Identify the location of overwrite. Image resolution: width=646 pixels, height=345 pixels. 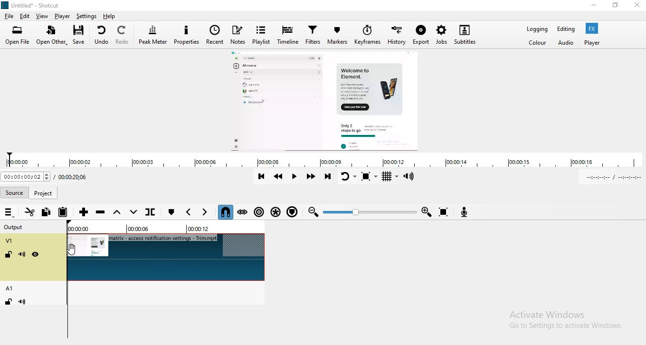
(134, 212).